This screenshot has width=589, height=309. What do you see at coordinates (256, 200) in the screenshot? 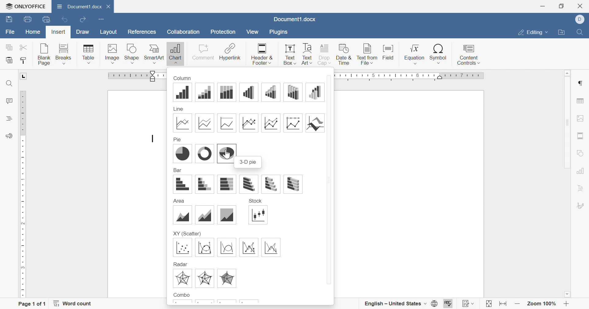
I see `Stock` at bounding box center [256, 200].